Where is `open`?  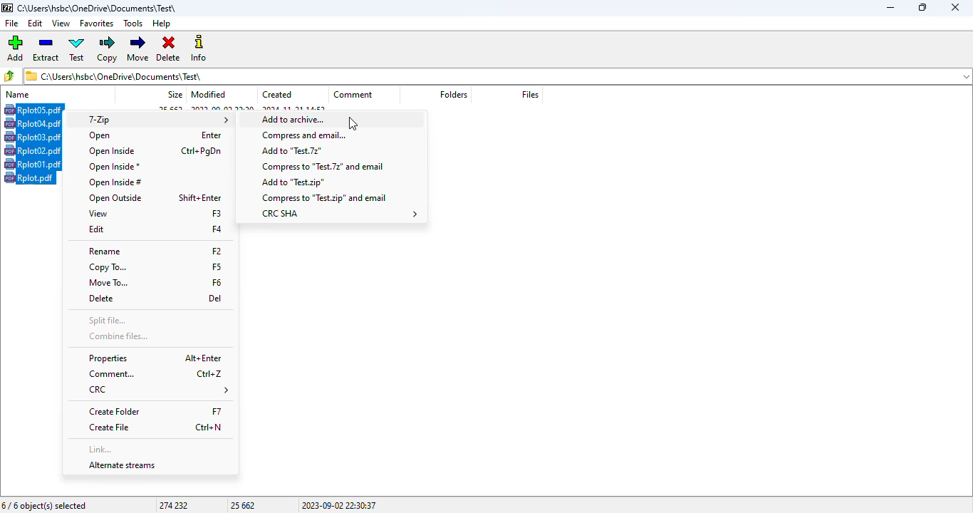 open is located at coordinates (157, 136).